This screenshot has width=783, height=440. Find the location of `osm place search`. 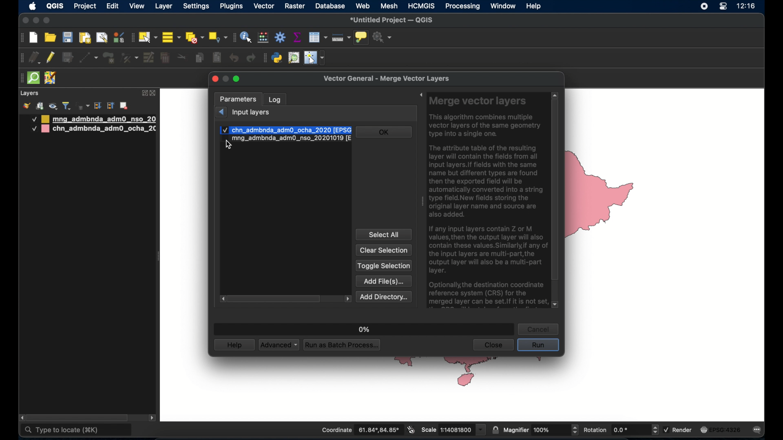

osm place search is located at coordinates (294, 58).